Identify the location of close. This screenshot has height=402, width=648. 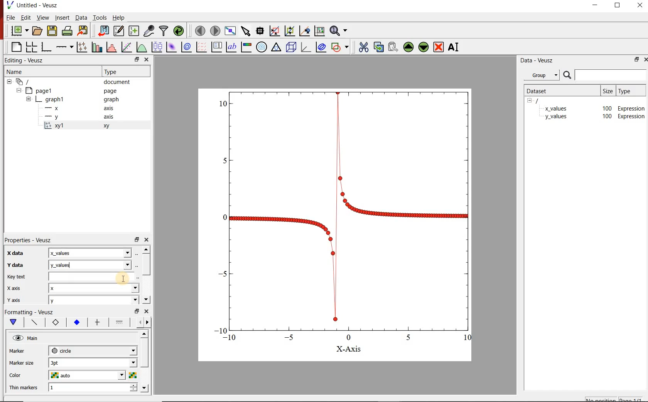
(641, 6).